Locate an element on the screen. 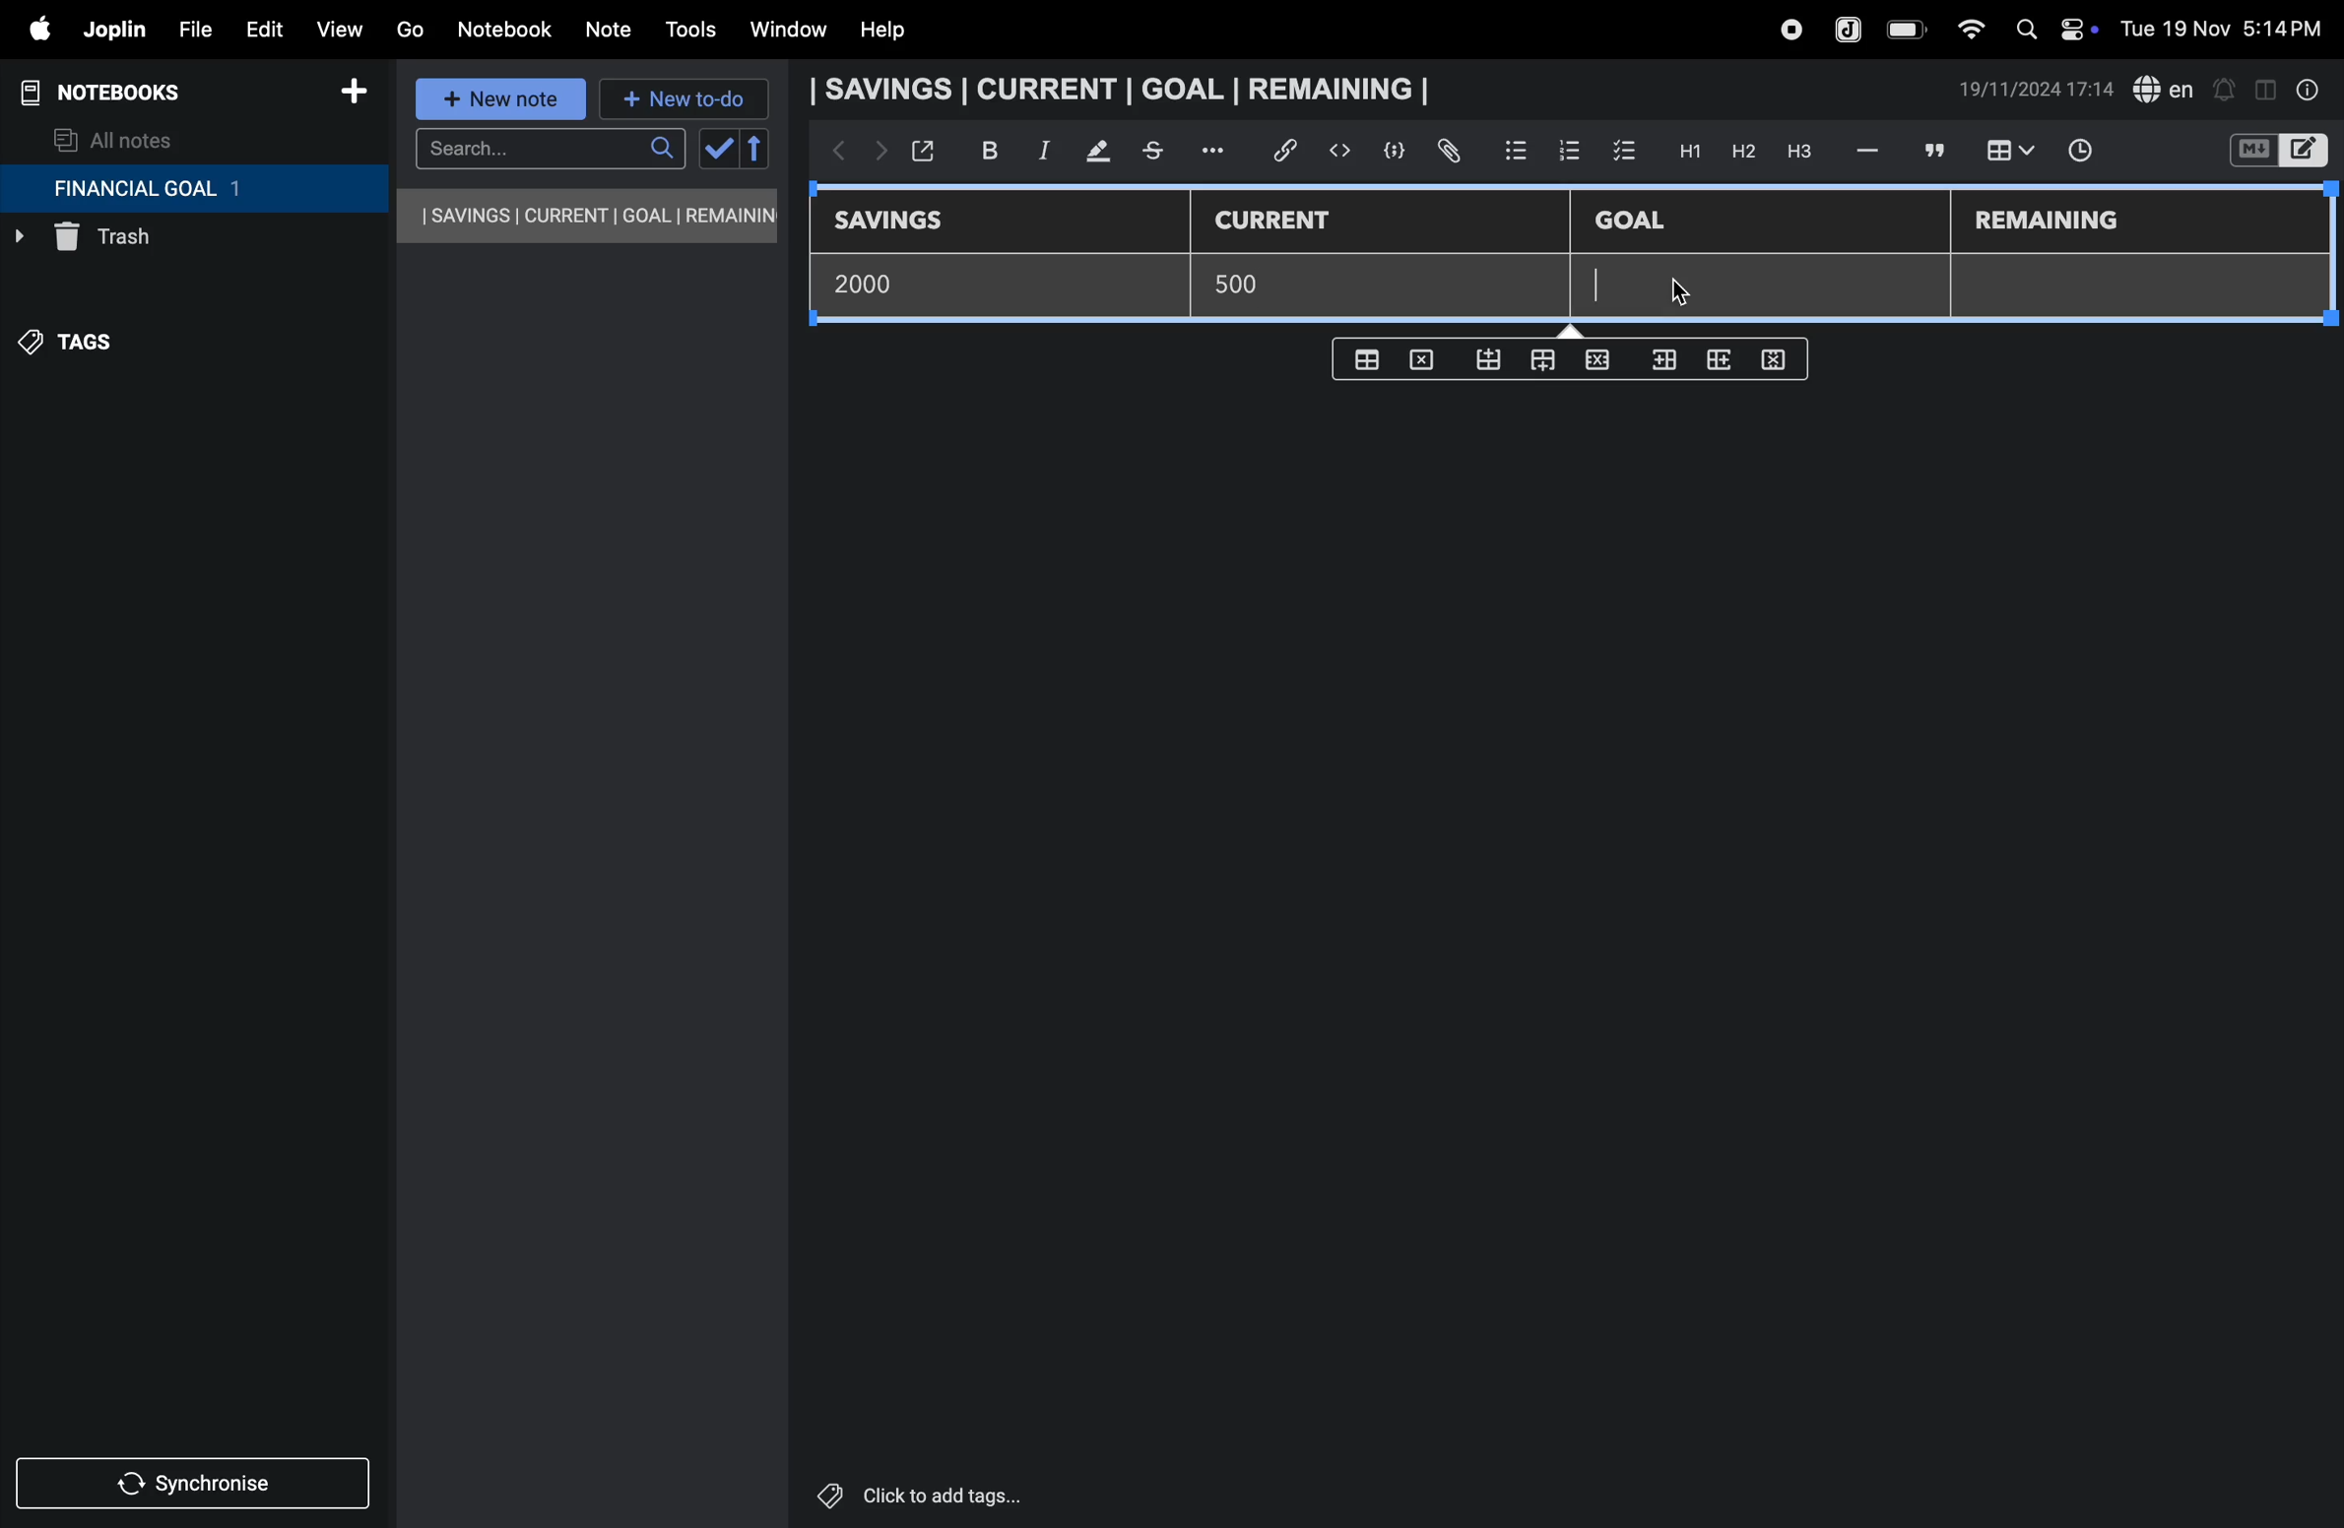 This screenshot has height=1528, width=2344. delete is located at coordinates (1427, 358).